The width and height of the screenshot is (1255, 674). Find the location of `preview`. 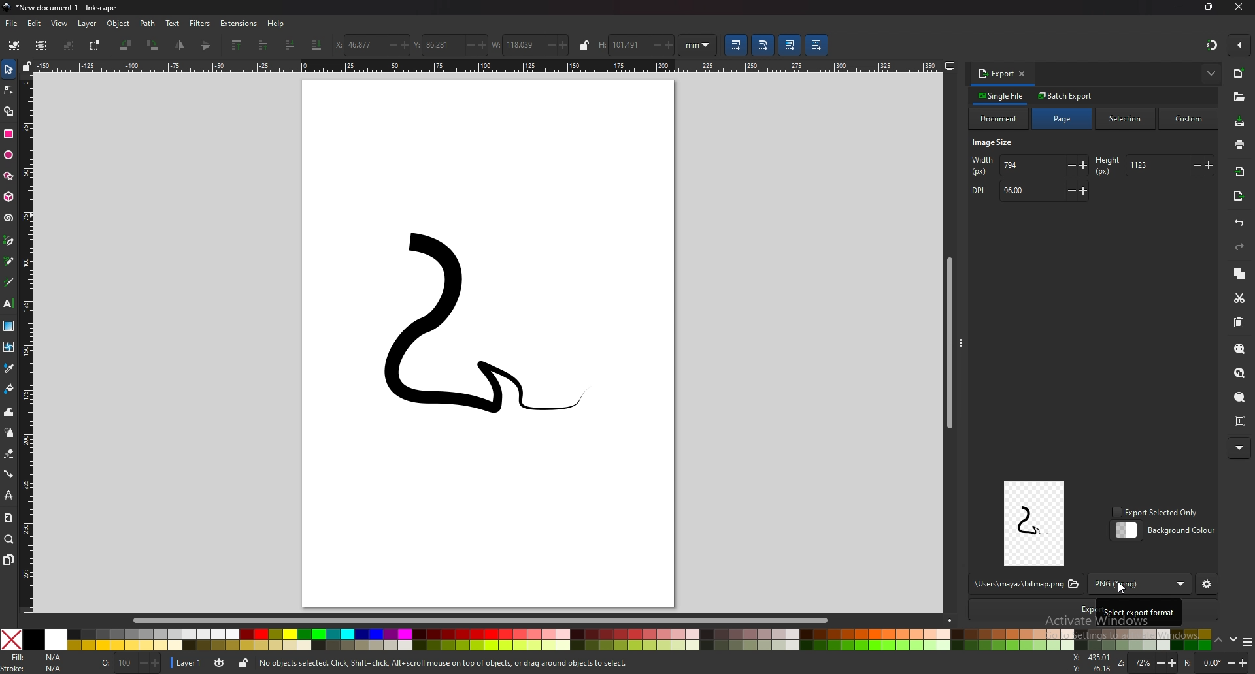

preview is located at coordinates (1035, 523).